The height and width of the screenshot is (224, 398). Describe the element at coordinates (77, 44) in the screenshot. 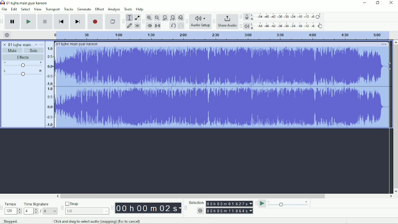

I see `01 tujhy main pyar kroon` at that location.